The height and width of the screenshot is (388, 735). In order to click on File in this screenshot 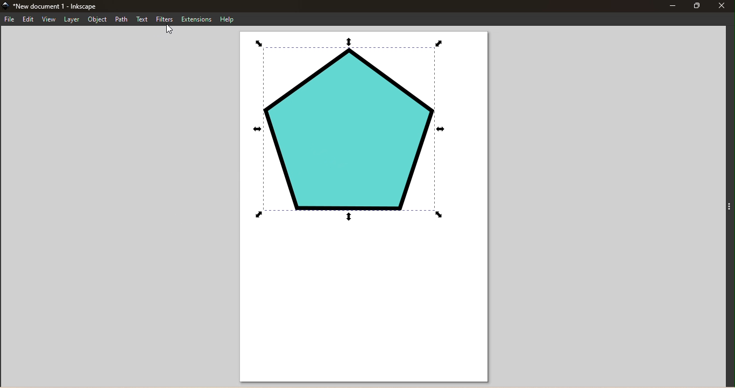, I will do `click(10, 20)`.